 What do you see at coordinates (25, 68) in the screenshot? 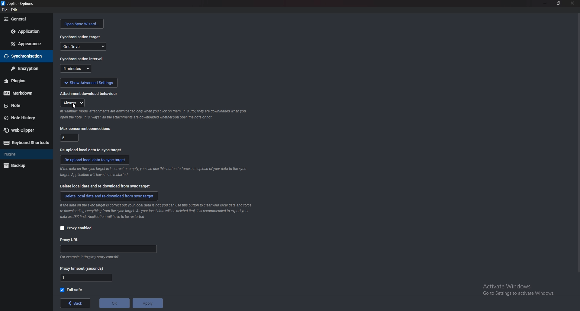
I see `encryption` at bounding box center [25, 68].